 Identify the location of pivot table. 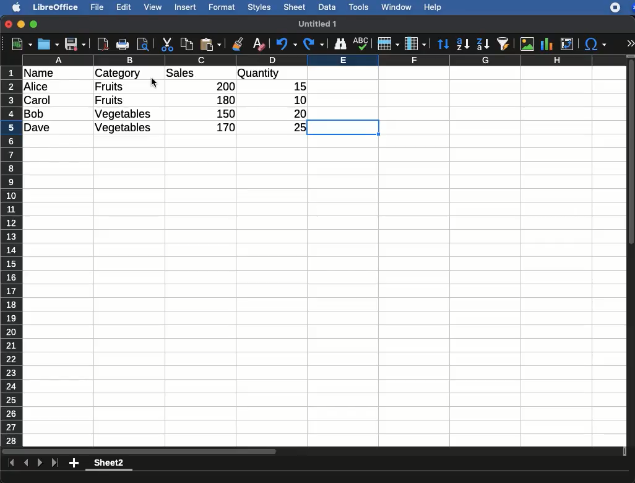
(567, 44).